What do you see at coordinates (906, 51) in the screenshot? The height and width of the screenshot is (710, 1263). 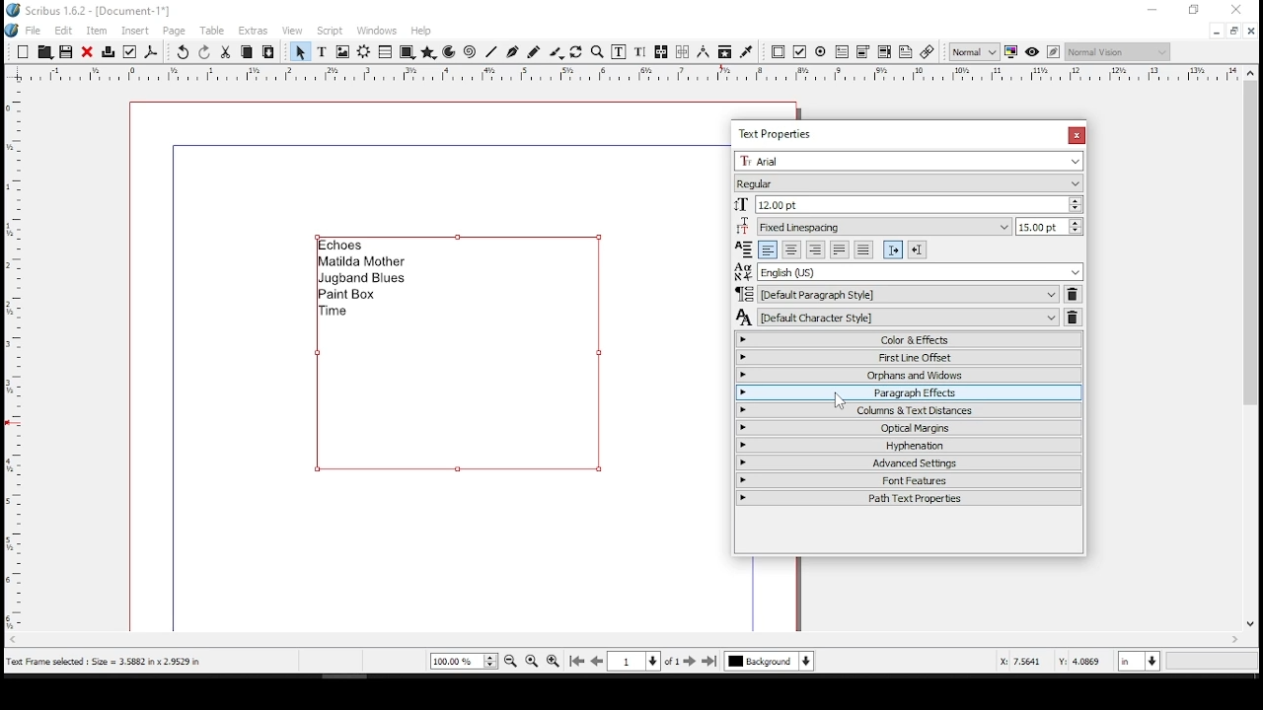 I see `text annotation` at bounding box center [906, 51].